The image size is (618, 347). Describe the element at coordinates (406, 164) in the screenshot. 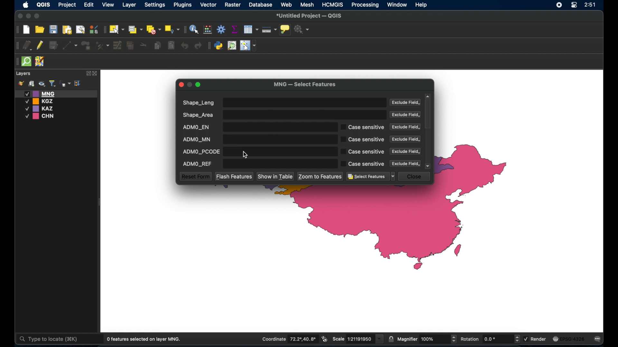

I see `exclude field` at that location.